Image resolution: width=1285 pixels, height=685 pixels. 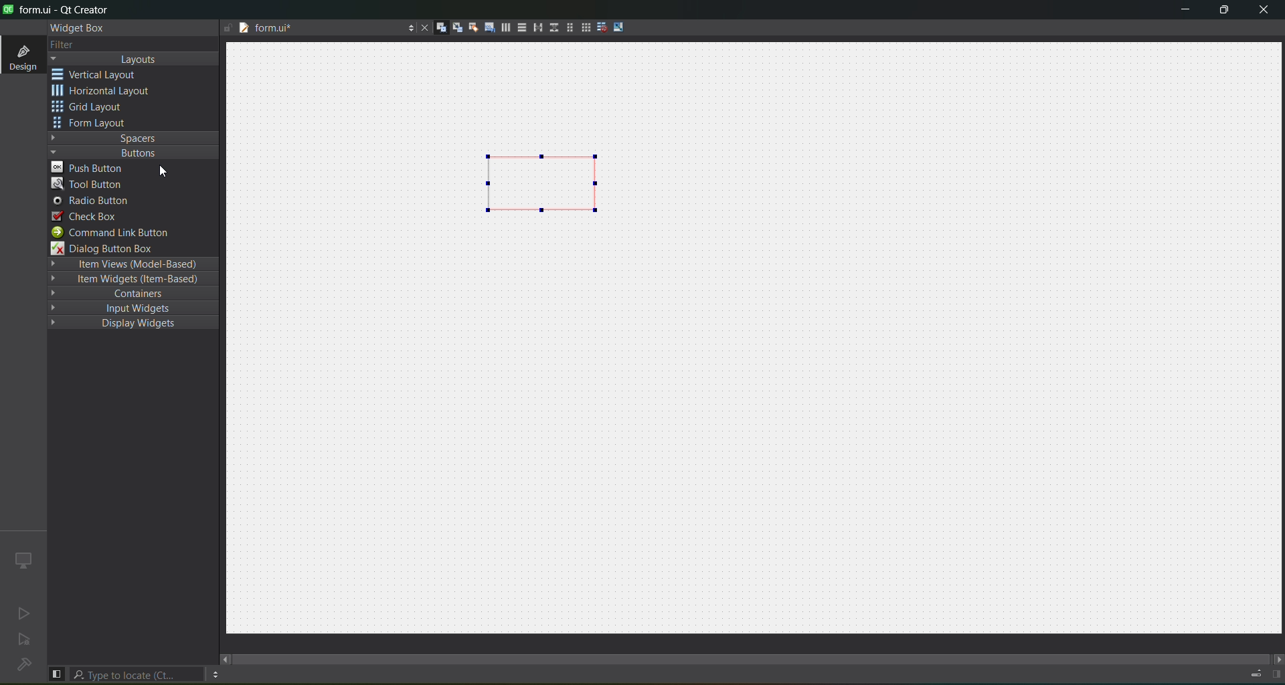 I want to click on edit buddies, so click(x=471, y=27).